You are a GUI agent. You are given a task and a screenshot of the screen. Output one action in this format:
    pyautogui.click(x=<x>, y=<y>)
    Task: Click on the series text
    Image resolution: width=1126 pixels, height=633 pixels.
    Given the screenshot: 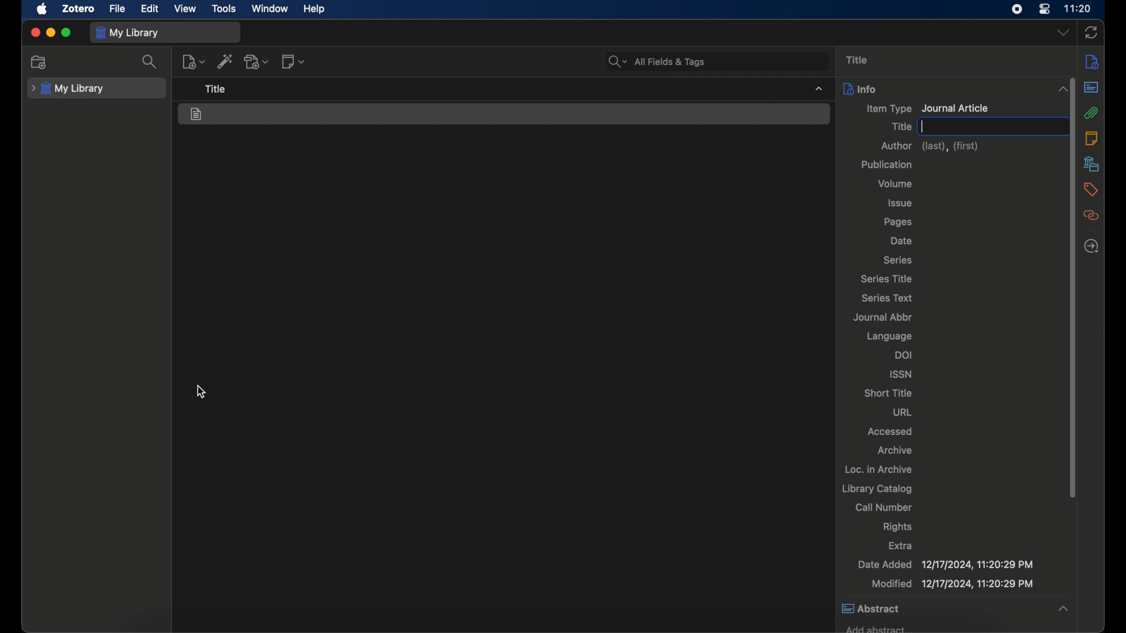 What is the action you would take?
    pyautogui.click(x=887, y=298)
    